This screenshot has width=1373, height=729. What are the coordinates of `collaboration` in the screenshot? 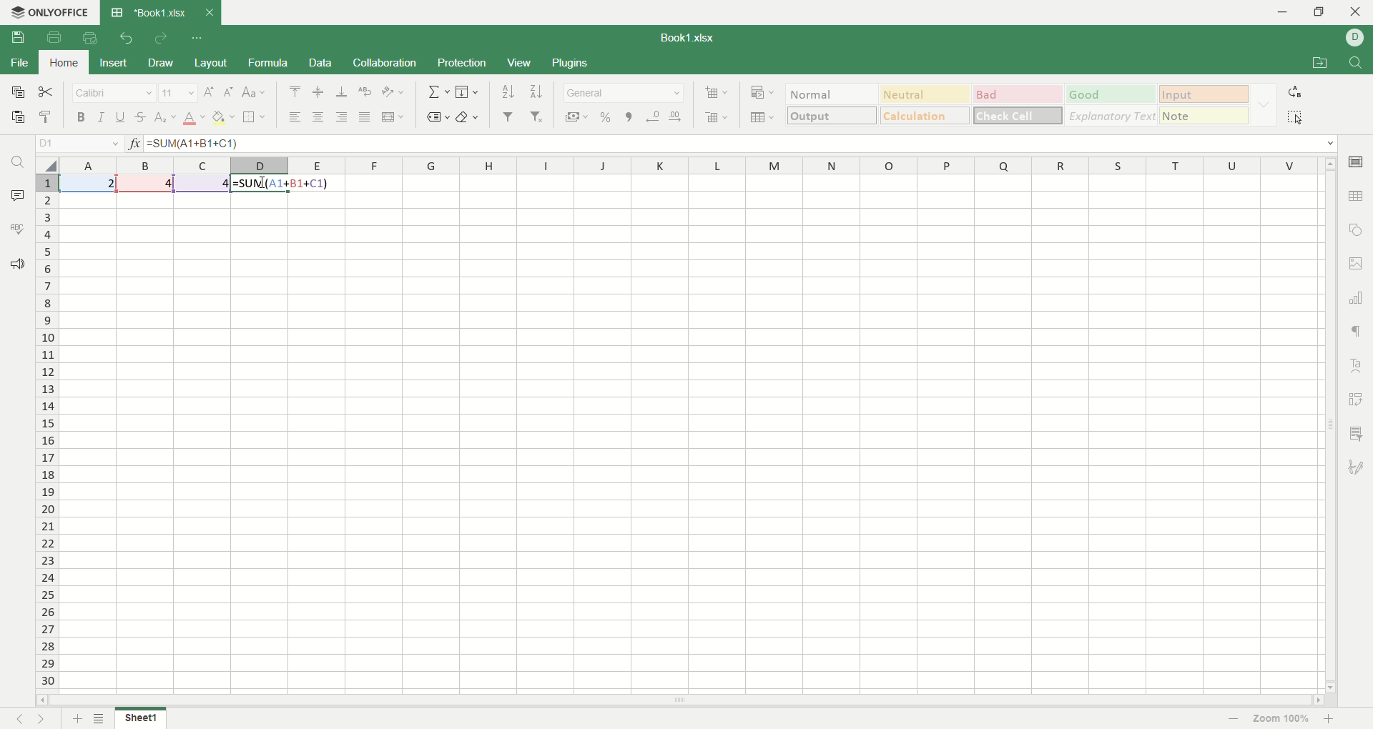 It's located at (387, 62).